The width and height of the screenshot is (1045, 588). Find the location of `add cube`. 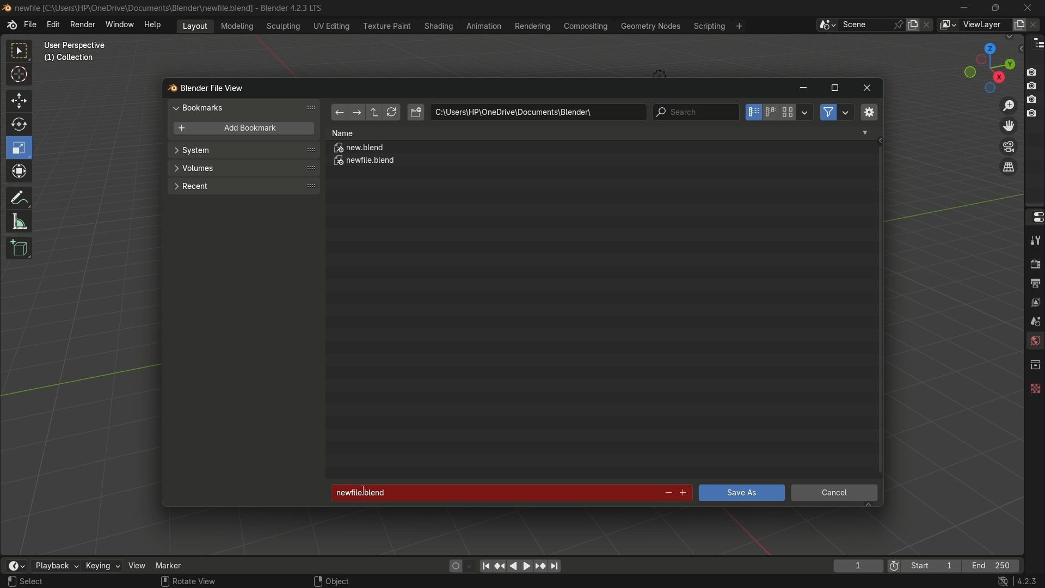

add cube is located at coordinates (17, 249).